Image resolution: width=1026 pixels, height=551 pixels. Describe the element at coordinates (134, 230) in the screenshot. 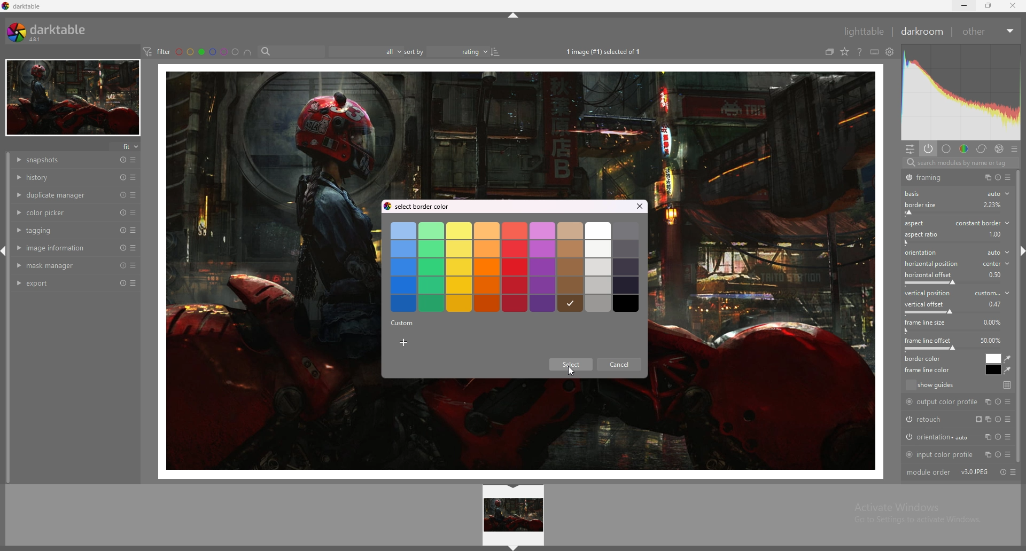

I see `presets` at that location.